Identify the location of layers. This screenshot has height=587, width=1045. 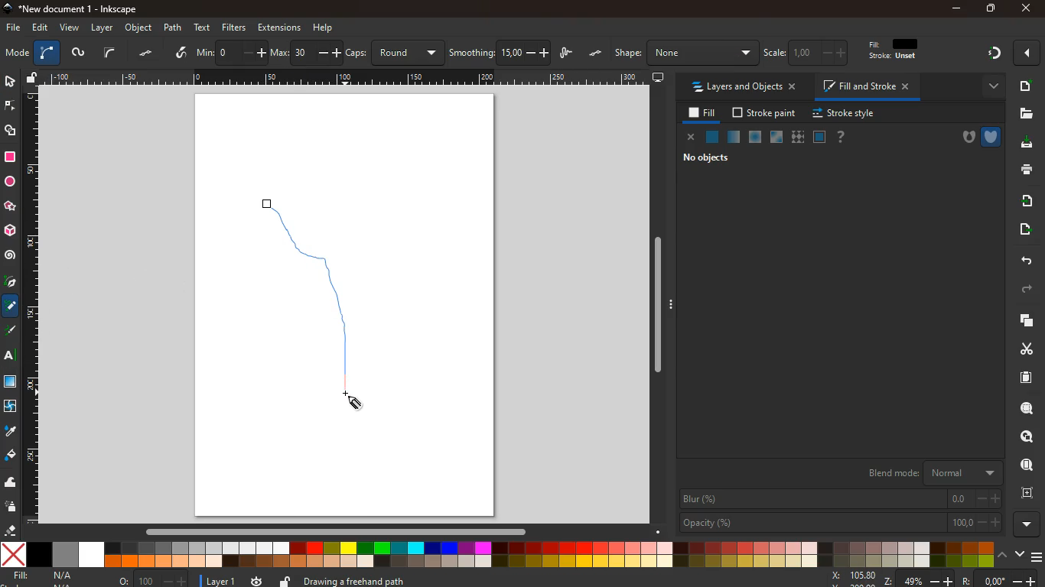
(50, 52).